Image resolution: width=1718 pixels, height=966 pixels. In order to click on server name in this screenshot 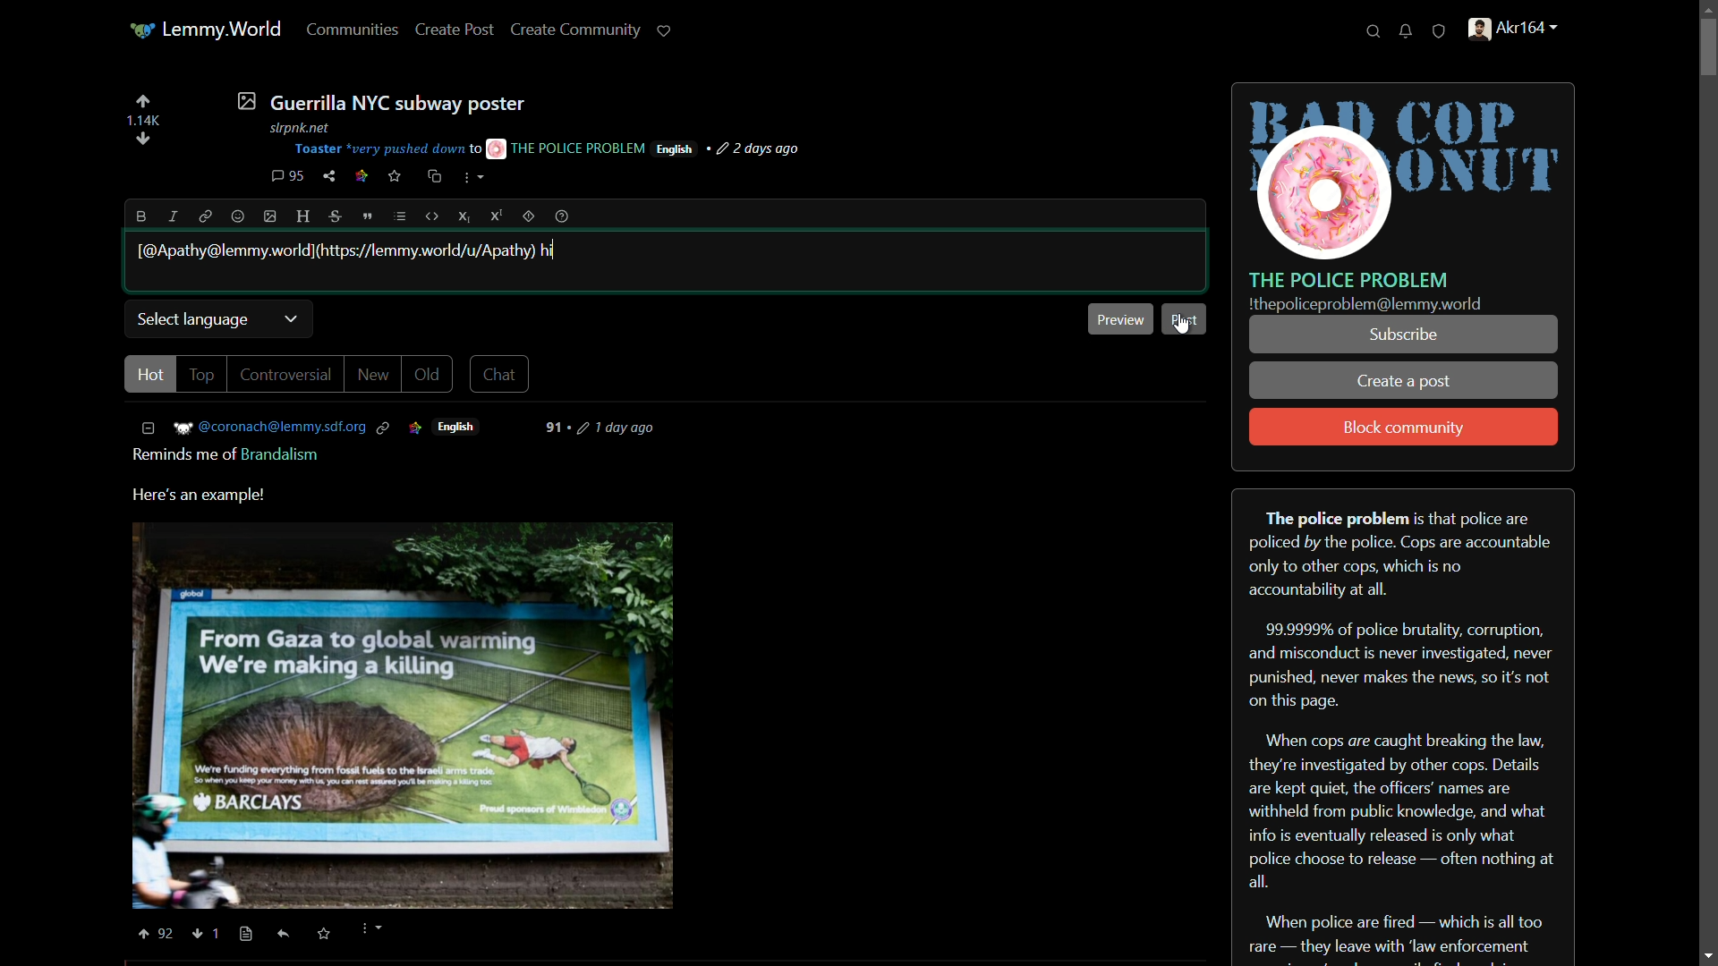, I will do `click(1349, 279)`.